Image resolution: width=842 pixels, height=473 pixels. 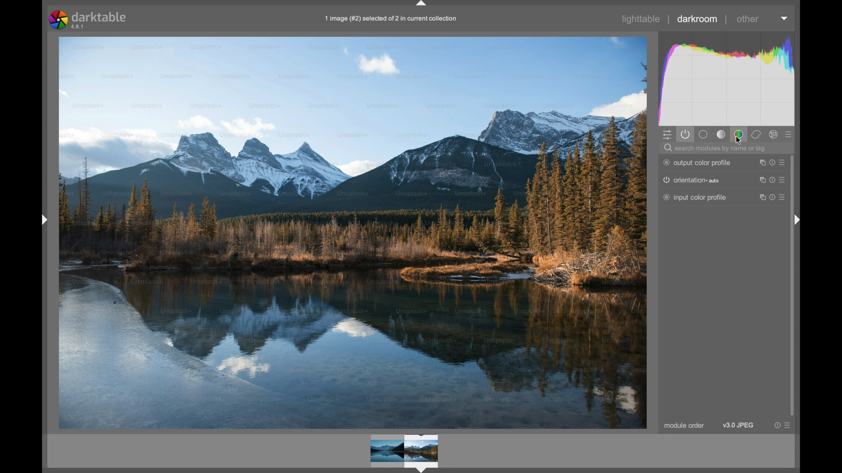 I want to click on separator, so click(x=668, y=20).